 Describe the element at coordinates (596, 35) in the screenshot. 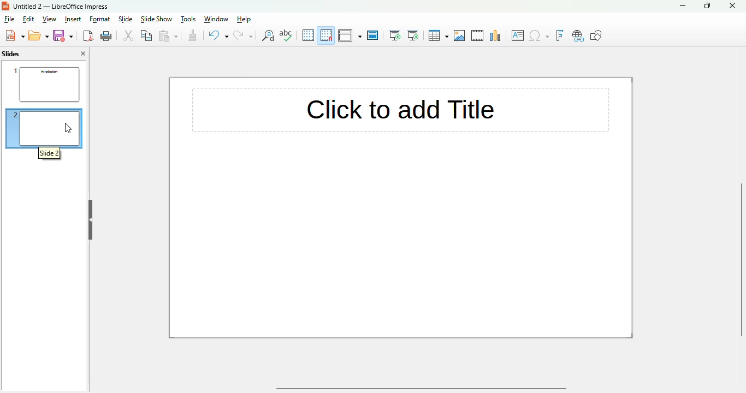

I see `show draw functions` at that location.